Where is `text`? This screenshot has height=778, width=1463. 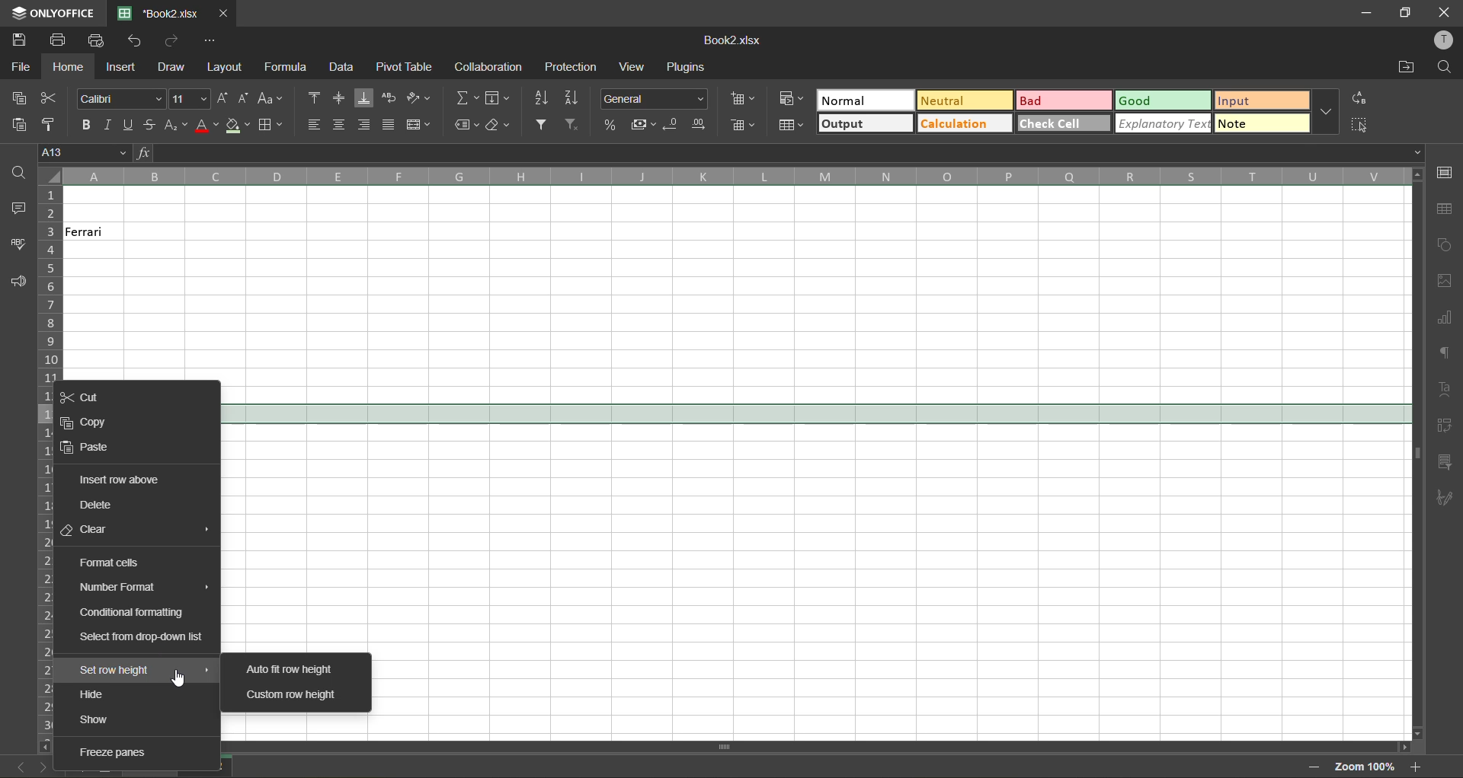 text is located at coordinates (1446, 390).